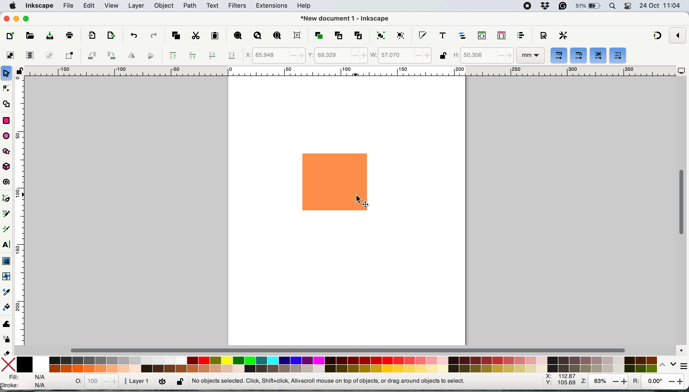  What do you see at coordinates (358, 35) in the screenshot?
I see `unlink clone` at bounding box center [358, 35].